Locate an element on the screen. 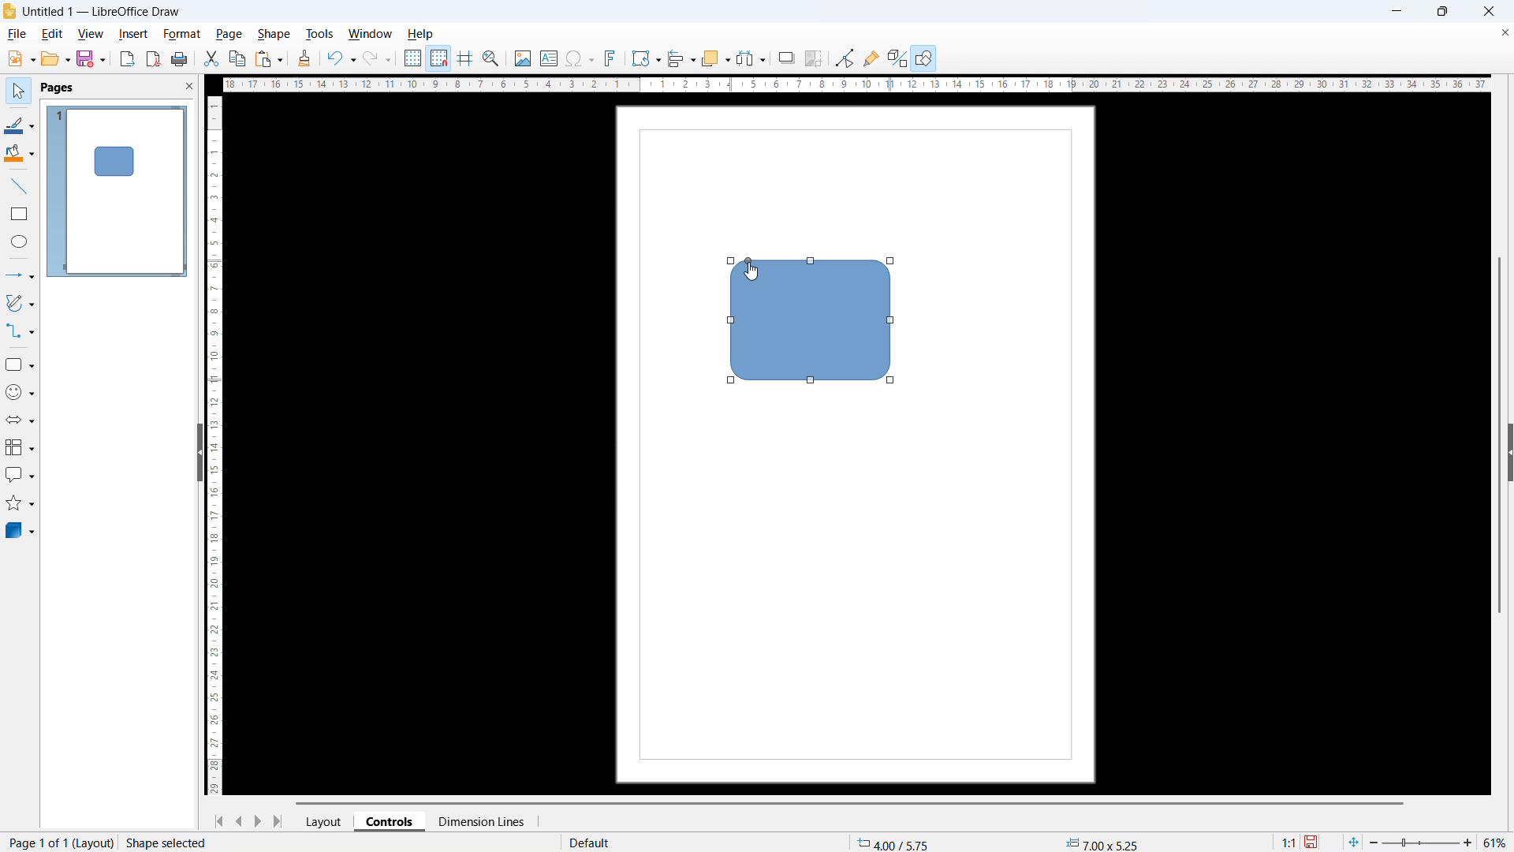 This screenshot has width=1514, height=852. close  is located at coordinates (1488, 11).